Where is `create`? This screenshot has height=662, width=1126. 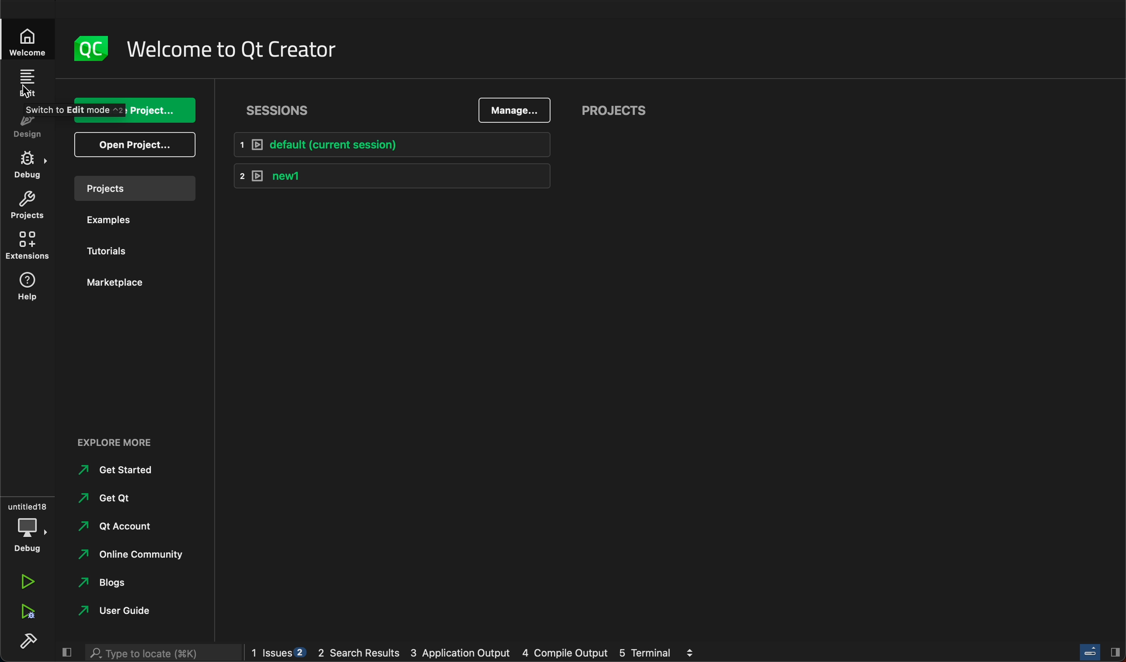 create is located at coordinates (136, 109).